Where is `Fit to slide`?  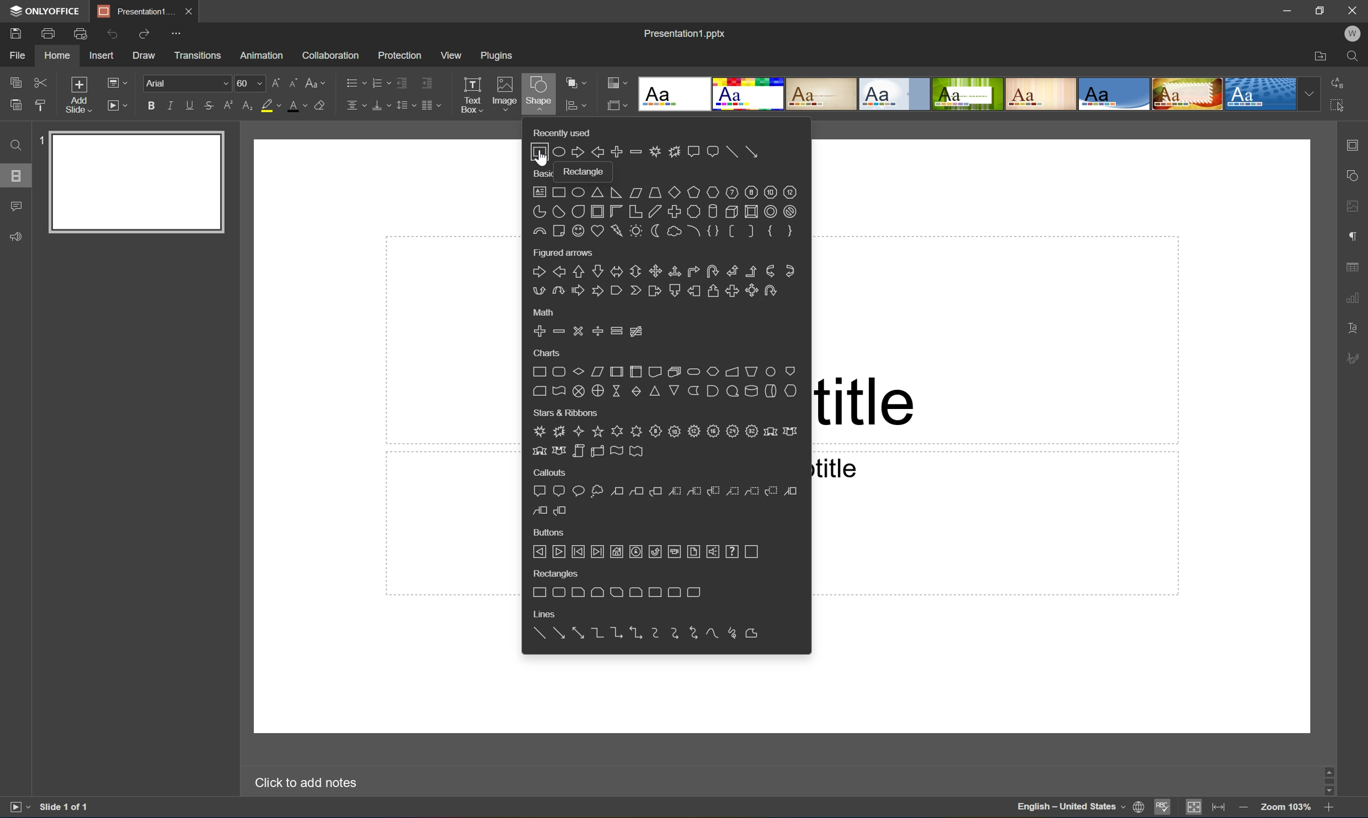 Fit to slide is located at coordinates (1196, 810).